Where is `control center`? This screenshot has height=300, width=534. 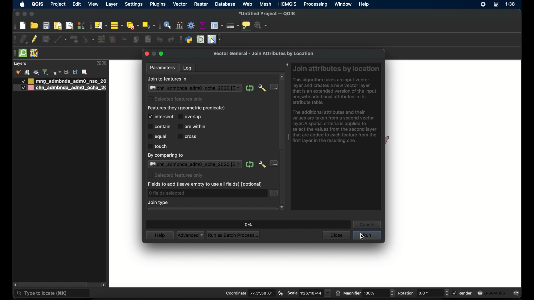
control center is located at coordinates (481, 5).